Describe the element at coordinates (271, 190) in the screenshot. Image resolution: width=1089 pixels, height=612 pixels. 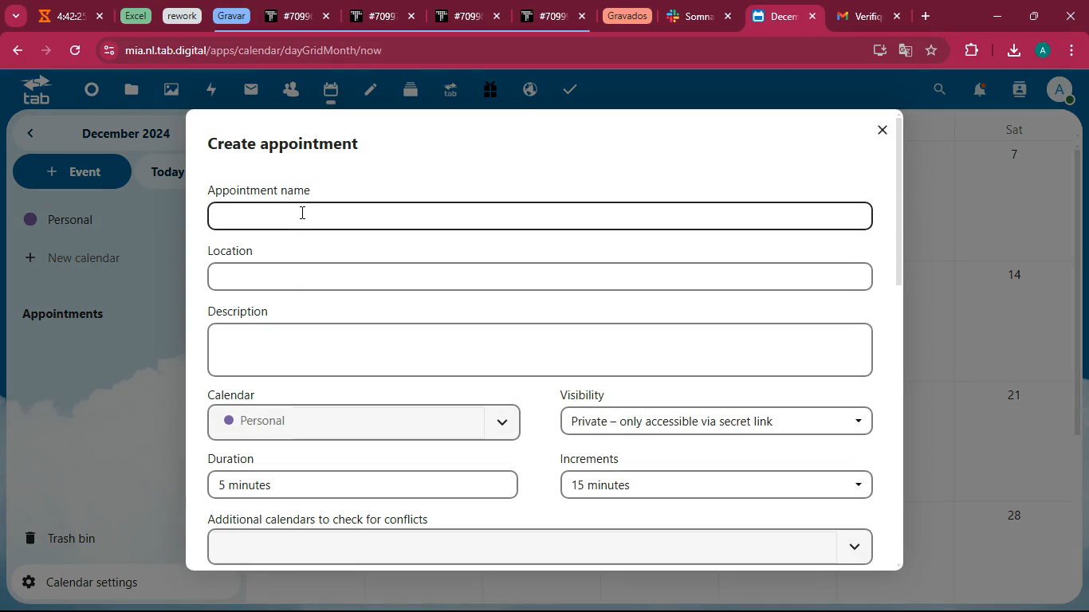
I see `appointment name` at that location.